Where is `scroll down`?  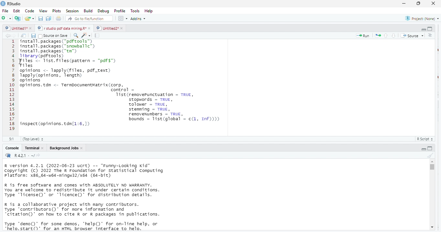 scroll down is located at coordinates (432, 228).